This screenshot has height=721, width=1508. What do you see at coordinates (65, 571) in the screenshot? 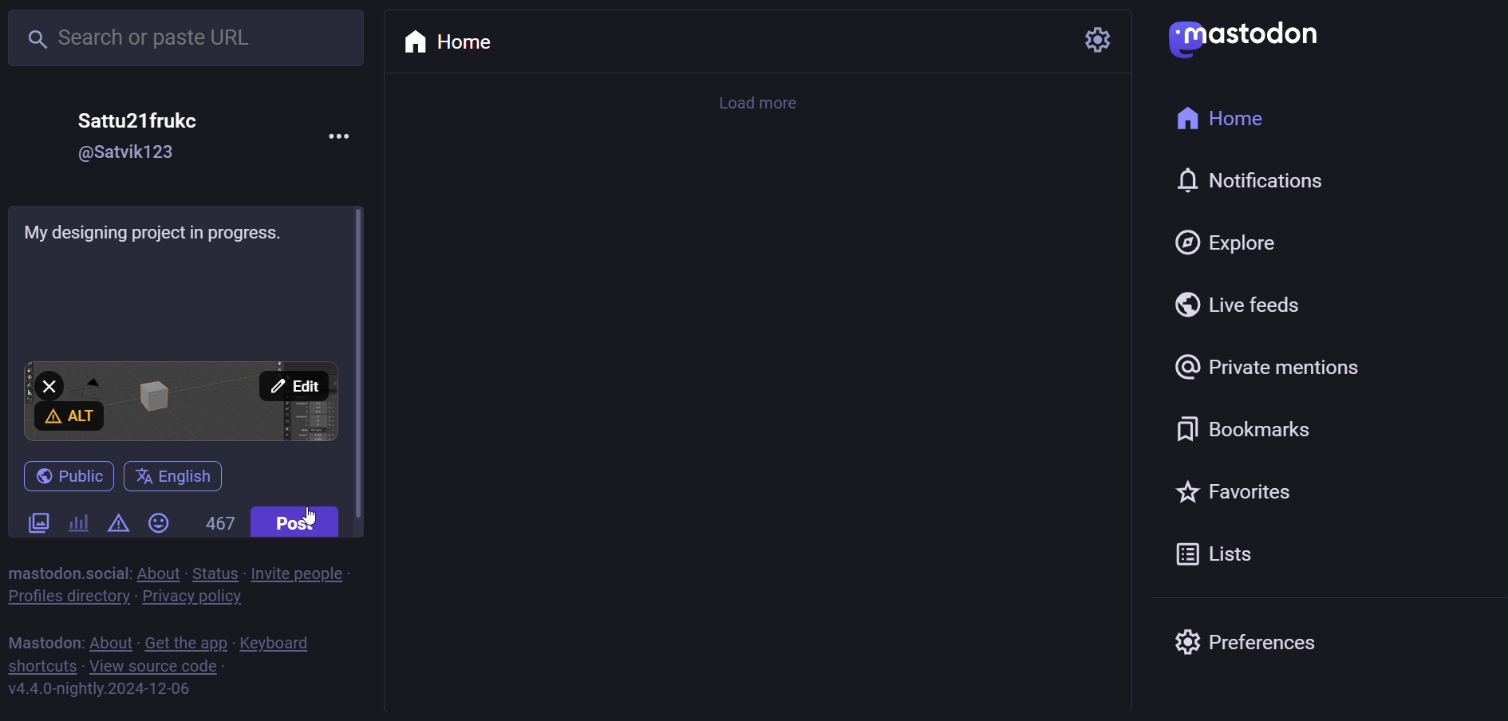
I see `mastodon social` at bounding box center [65, 571].